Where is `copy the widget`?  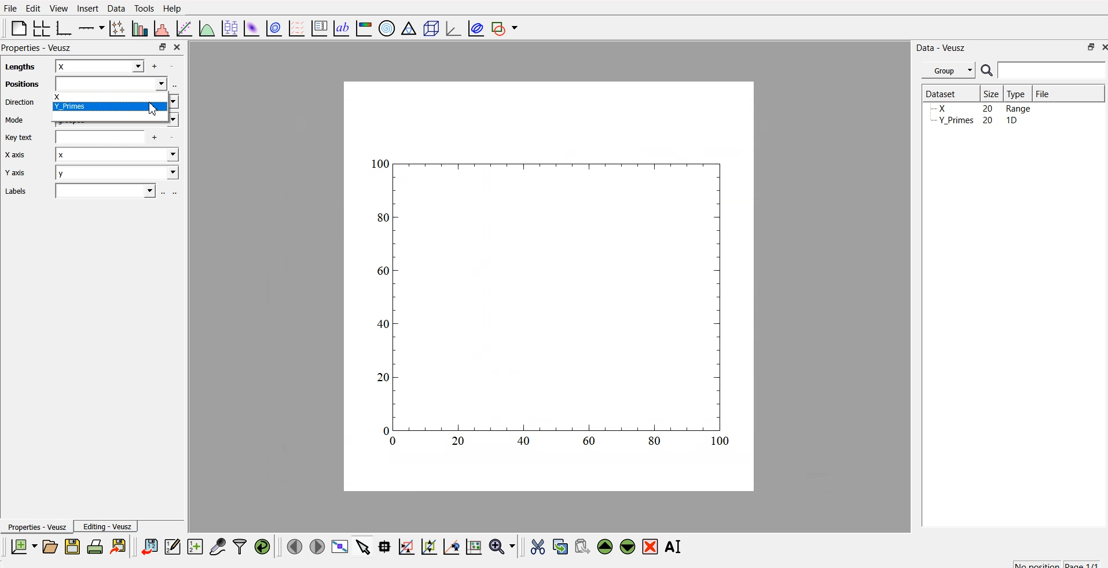 copy the widget is located at coordinates (559, 546).